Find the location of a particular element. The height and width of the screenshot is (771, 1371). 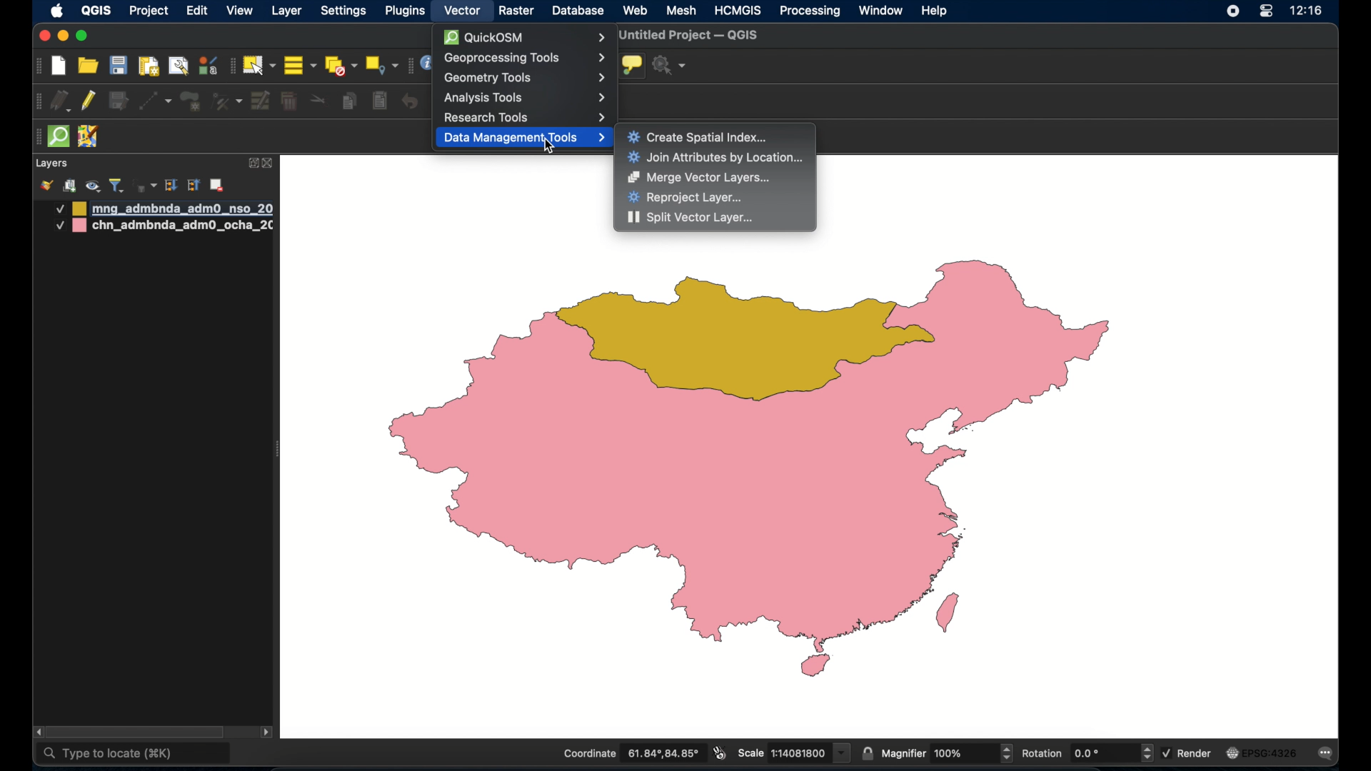

project toolbar is located at coordinates (36, 66).